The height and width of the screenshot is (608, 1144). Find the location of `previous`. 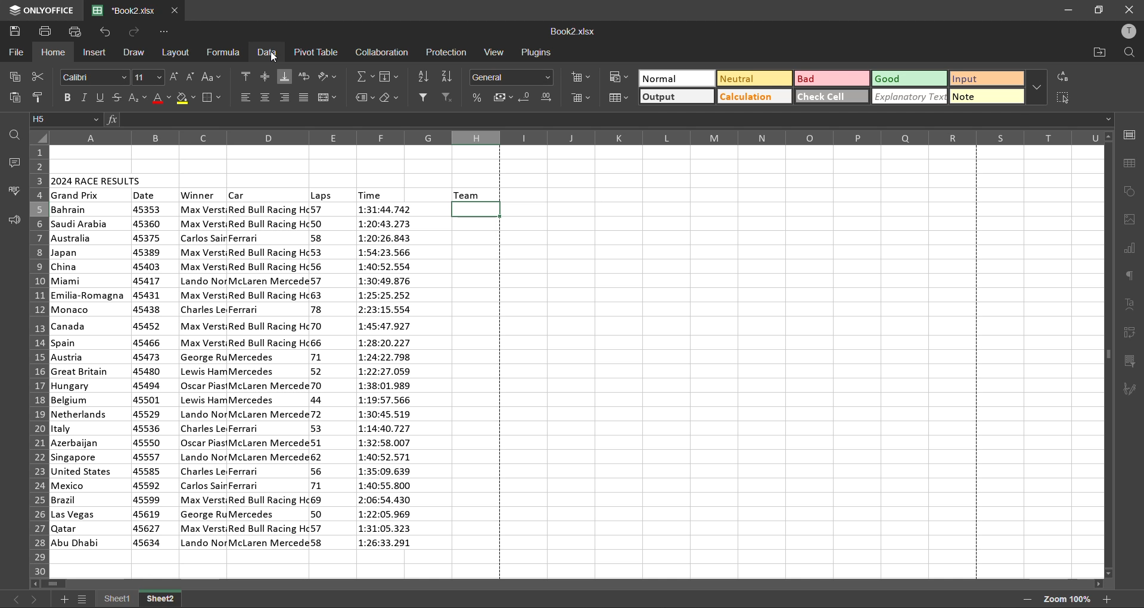

previous is located at coordinates (15, 598).